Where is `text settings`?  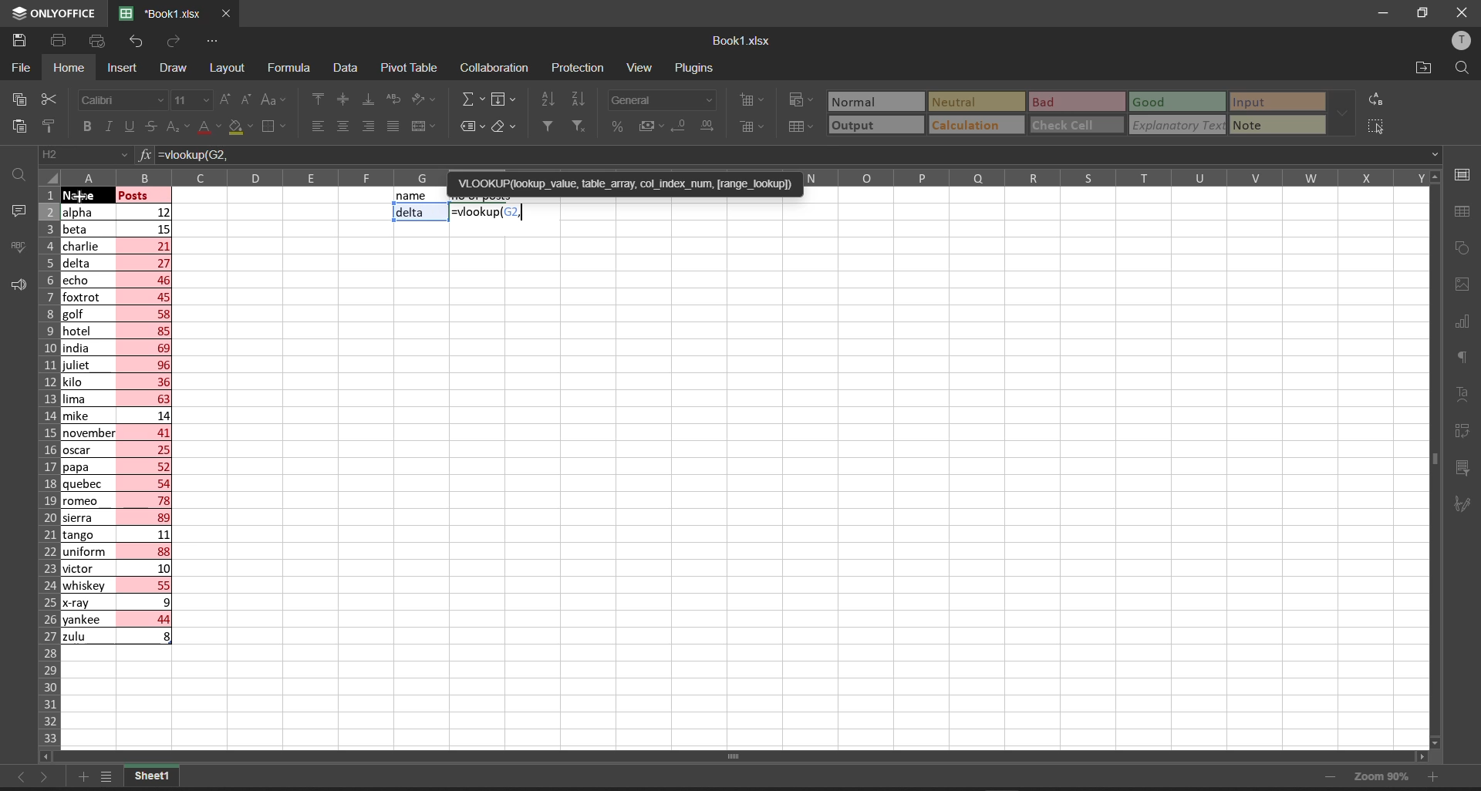 text settings is located at coordinates (1466, 393).